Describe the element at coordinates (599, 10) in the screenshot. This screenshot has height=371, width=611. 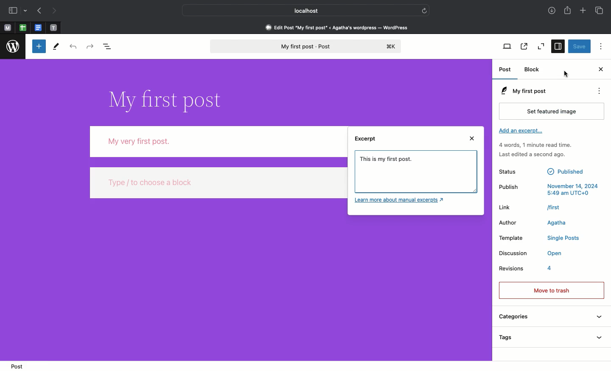
I see `Tabs` at that location.